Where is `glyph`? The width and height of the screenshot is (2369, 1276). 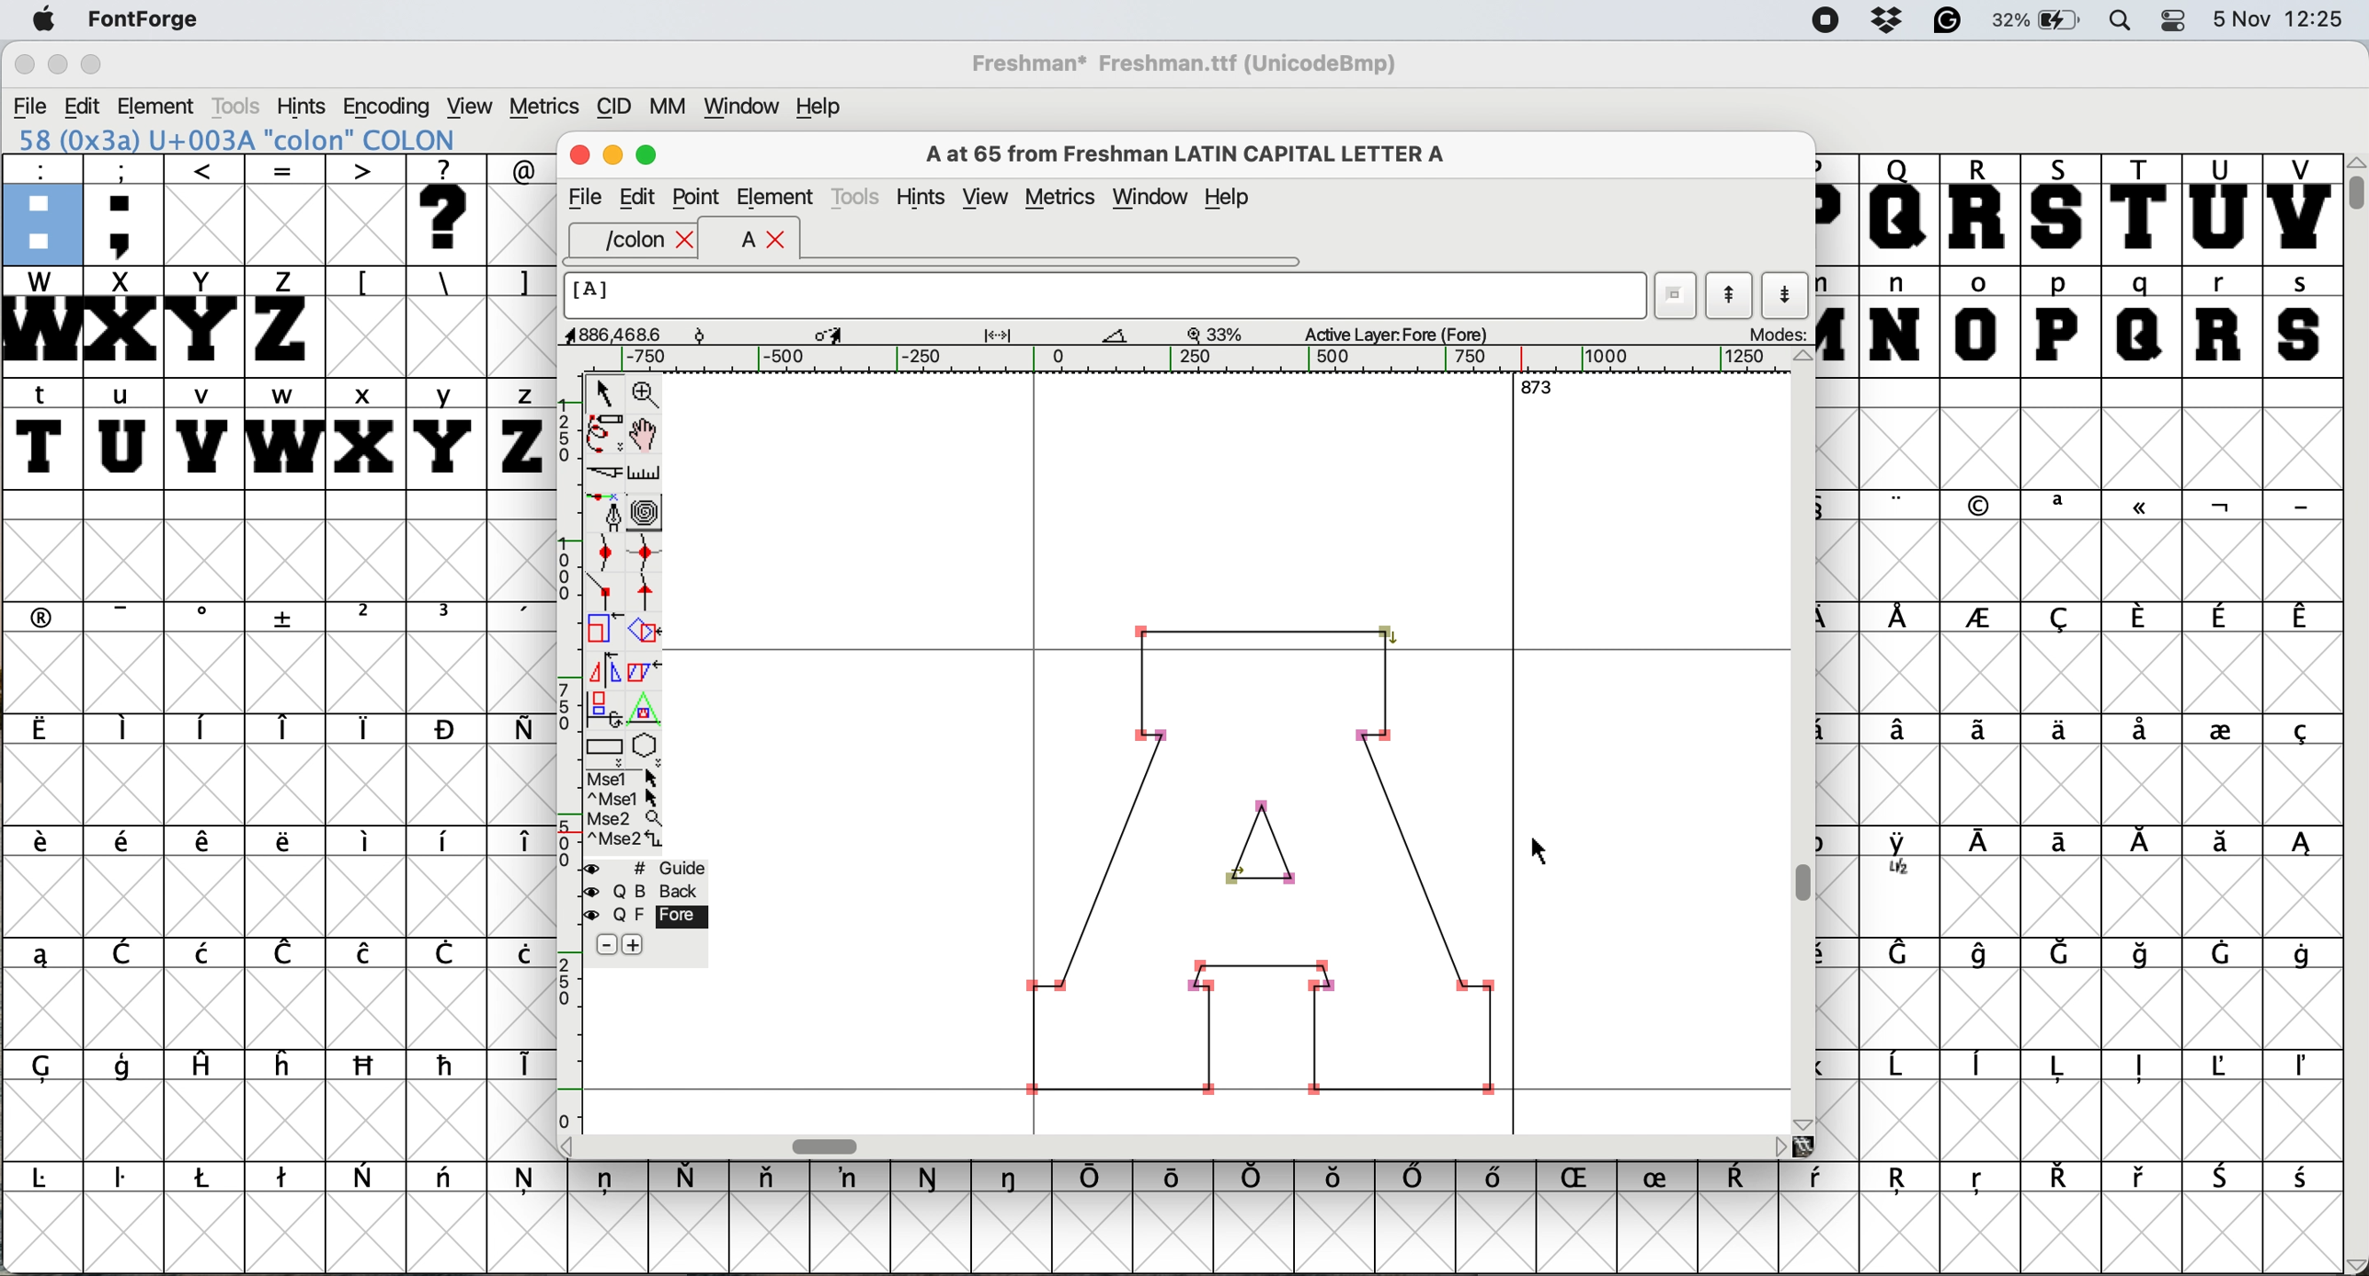
glyph is located at coordinates (1265, 855).